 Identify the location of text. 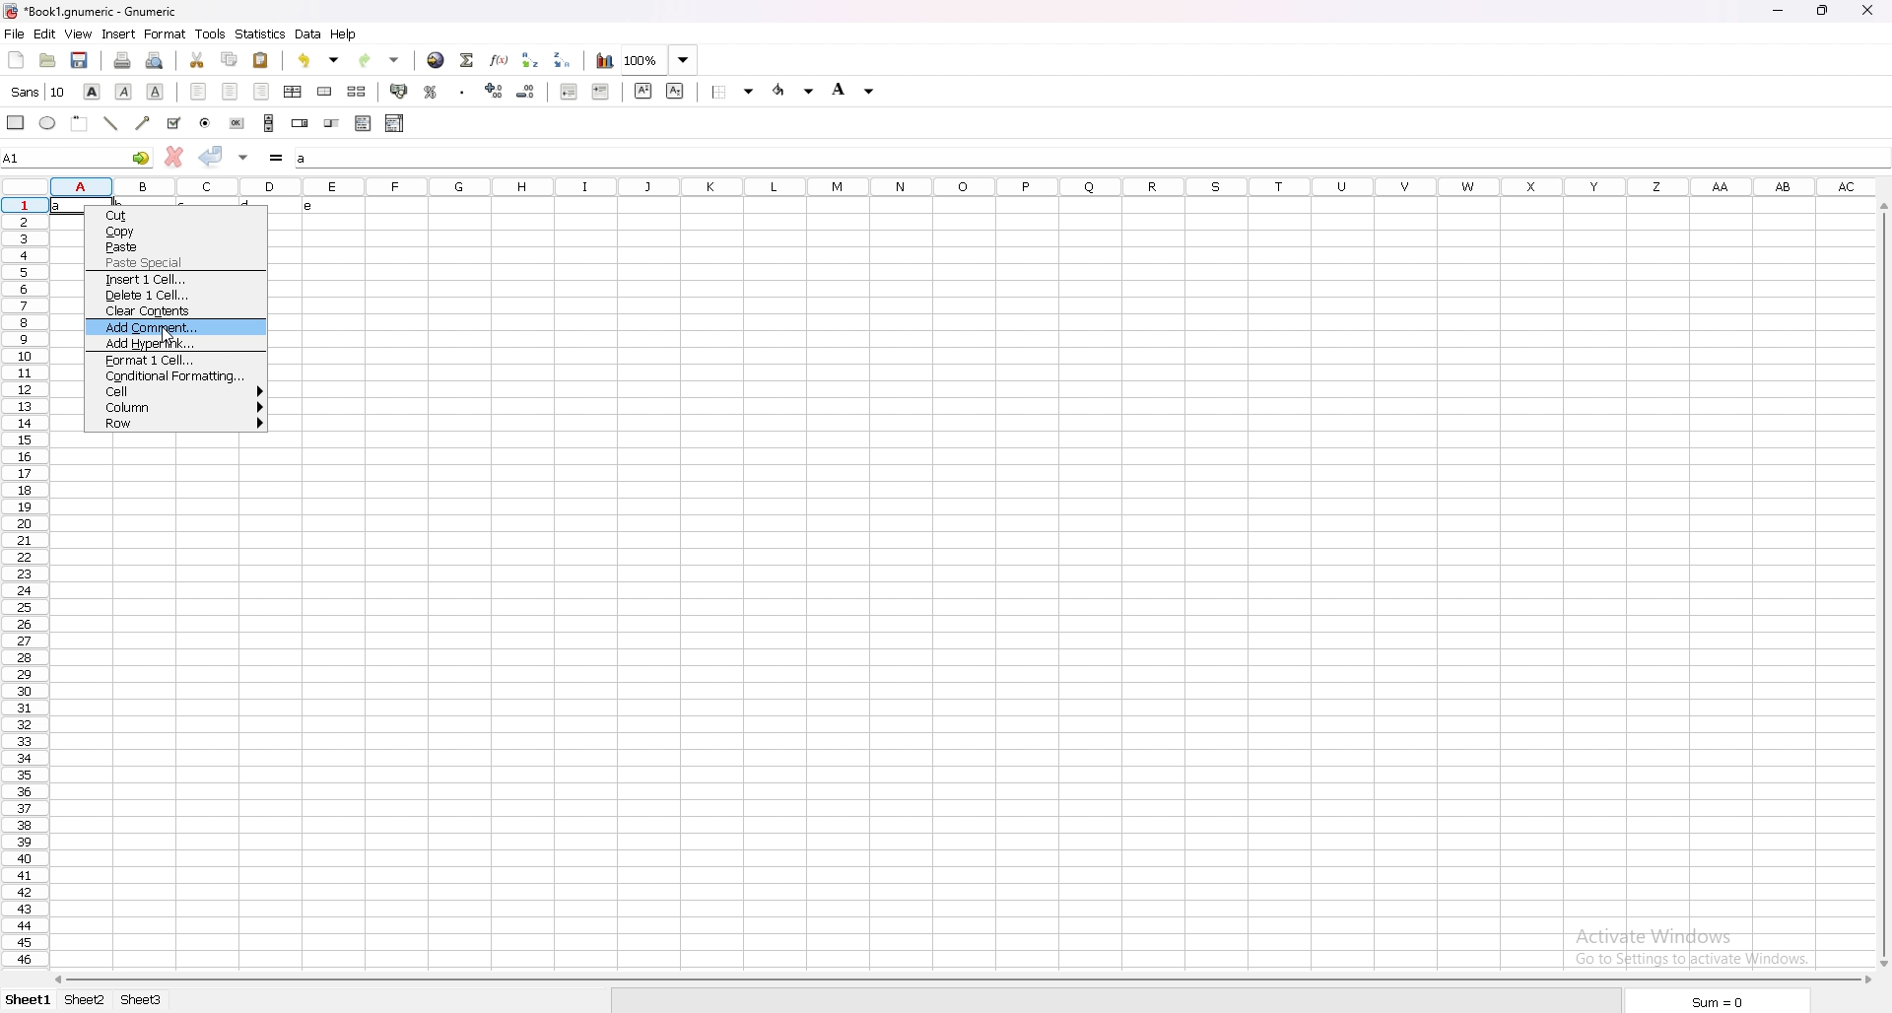
(64, 206).